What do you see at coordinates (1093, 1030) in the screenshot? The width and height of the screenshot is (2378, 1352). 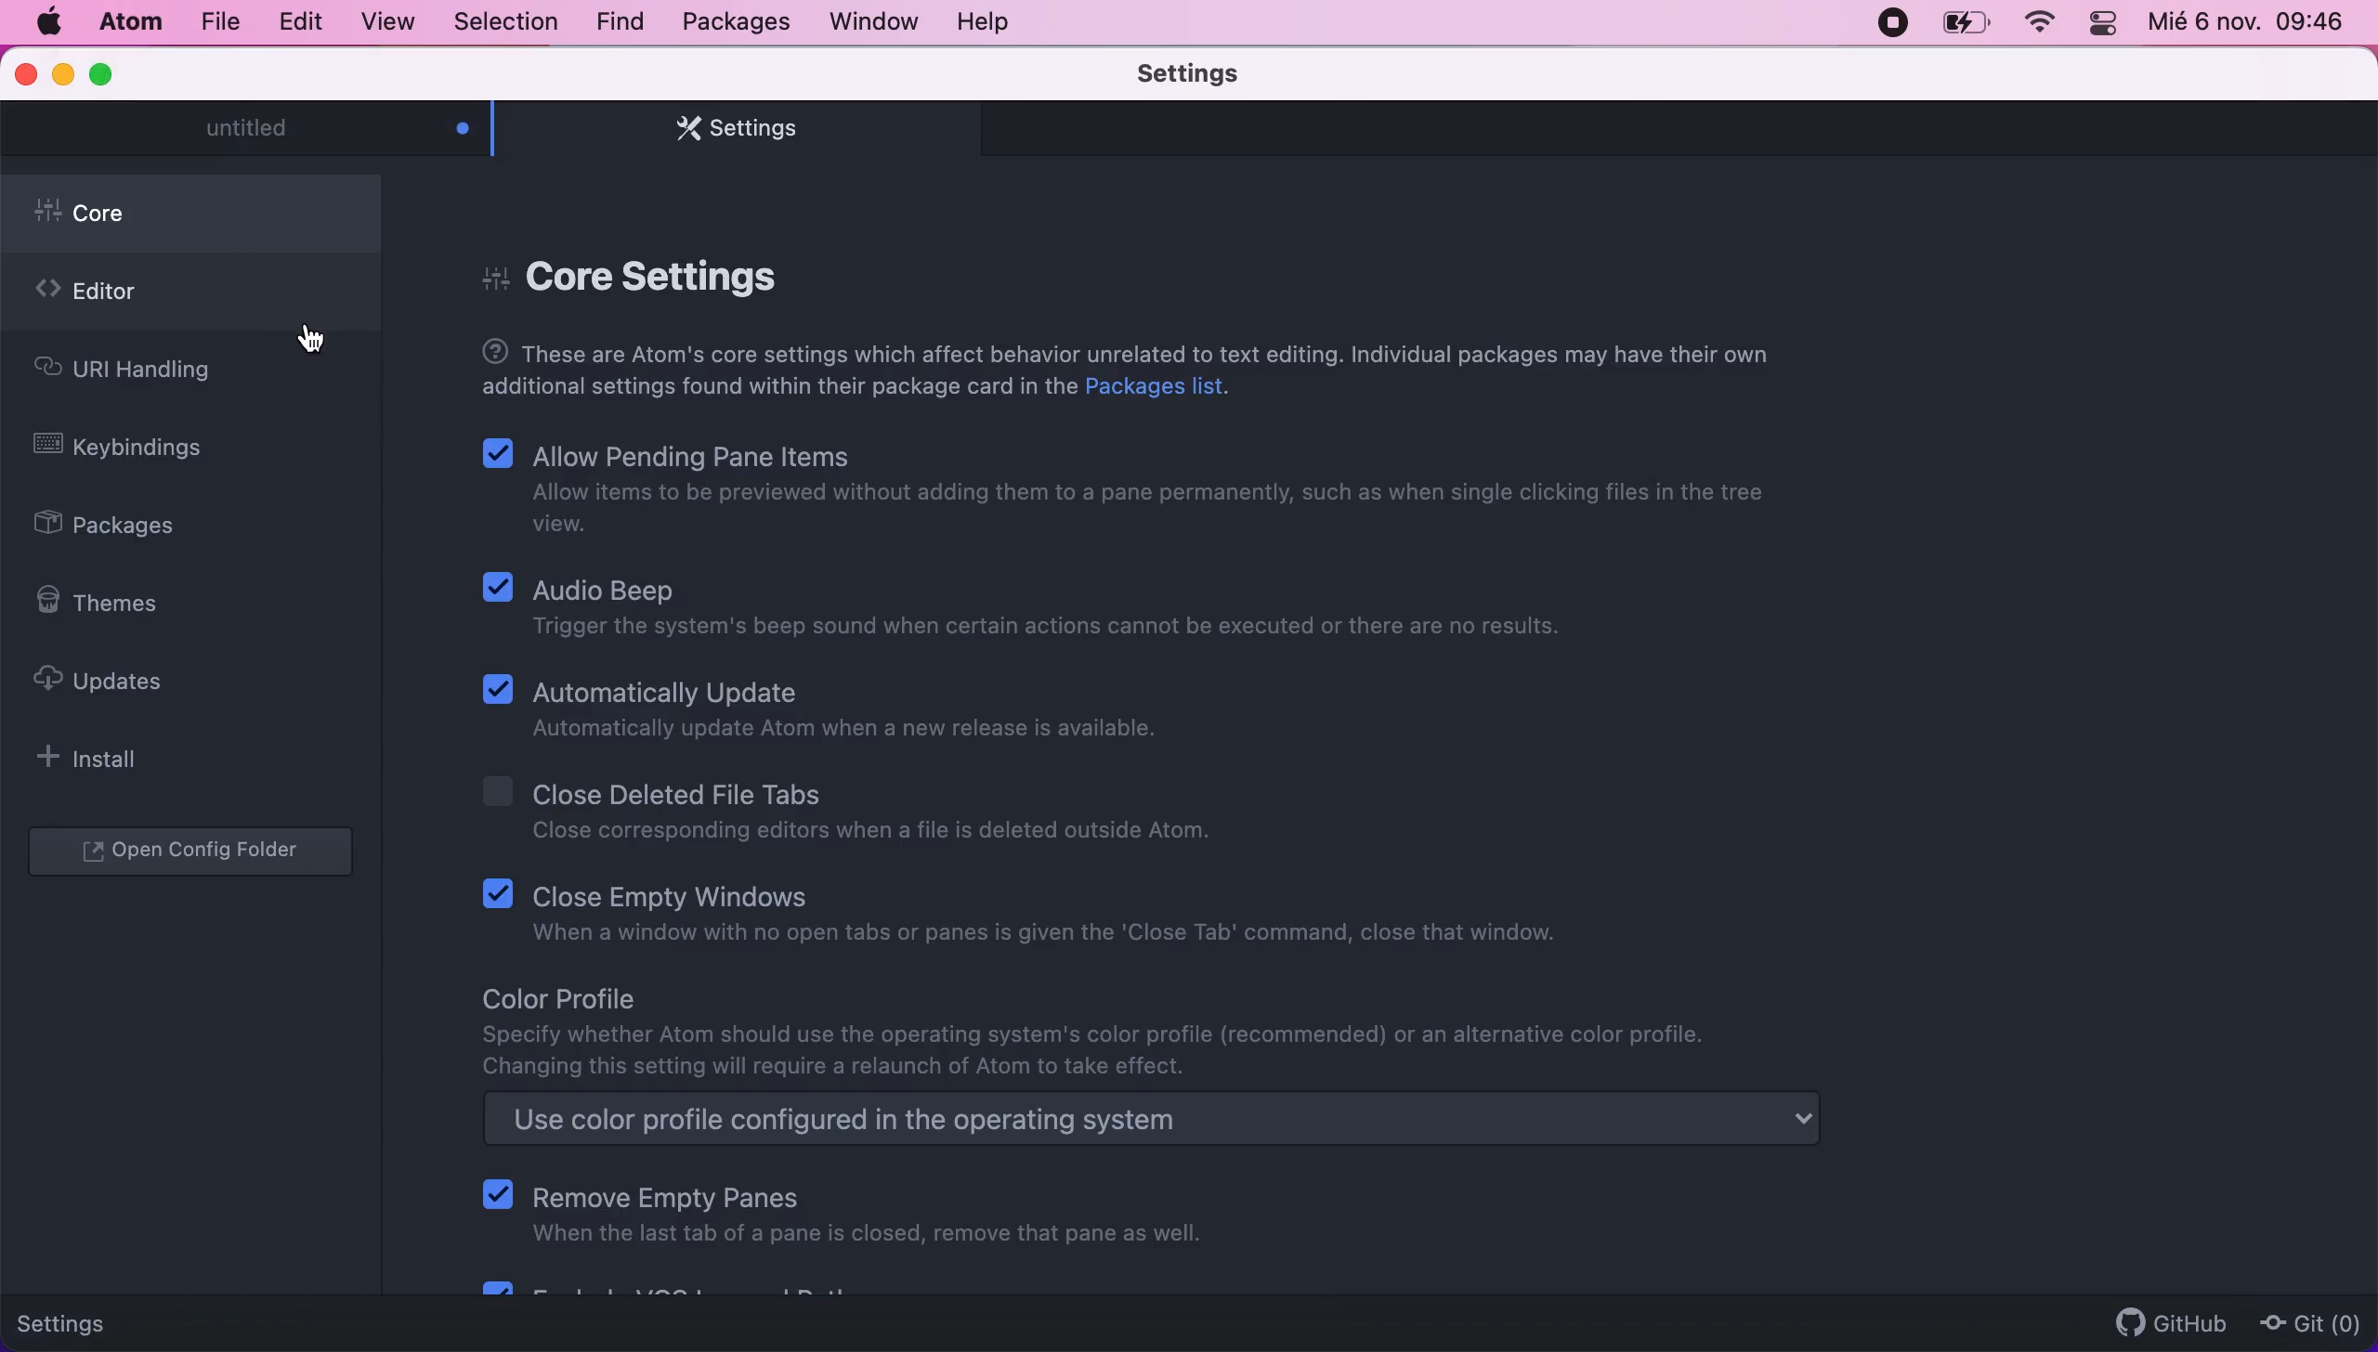 I see `Color Profile
Specify whether Atom should use the operating system's color profile (recommended) or an alternative color profile.
Changing this setting will require a relaunch of Atom to take effect.` at bounding box center [1093, 1030].